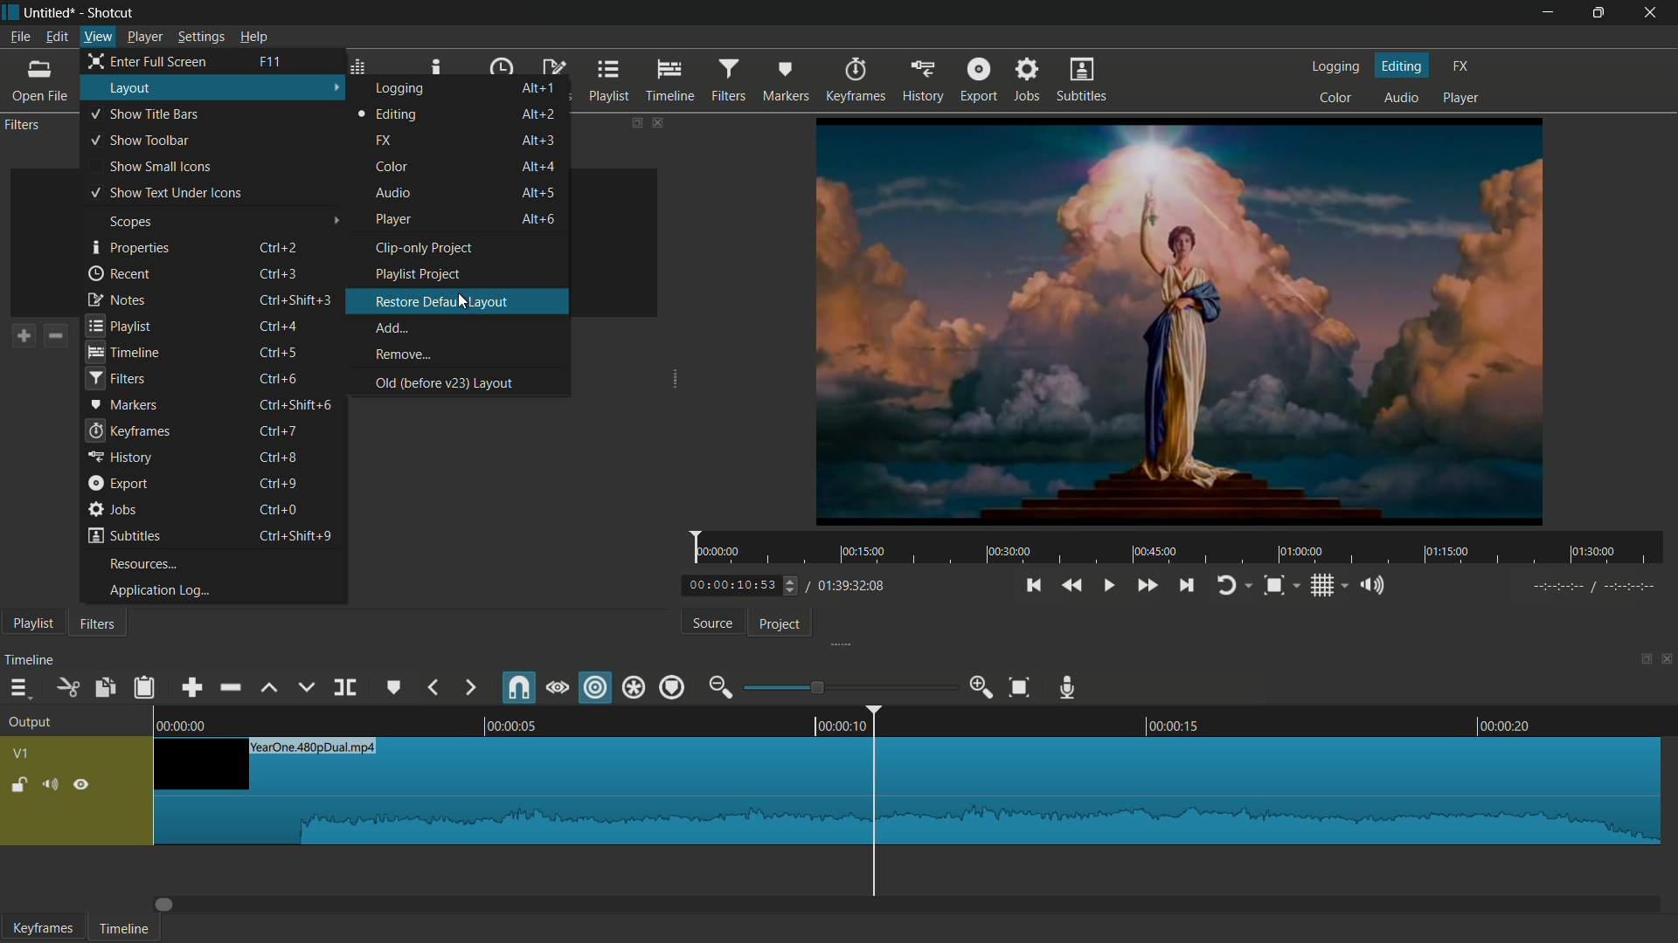 The height and width of the screenshot is (943, 1678). I want to click on timeline, so click(124, 929).